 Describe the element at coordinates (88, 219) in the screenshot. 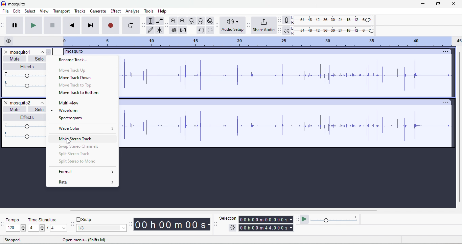

I see `snap` at that location.